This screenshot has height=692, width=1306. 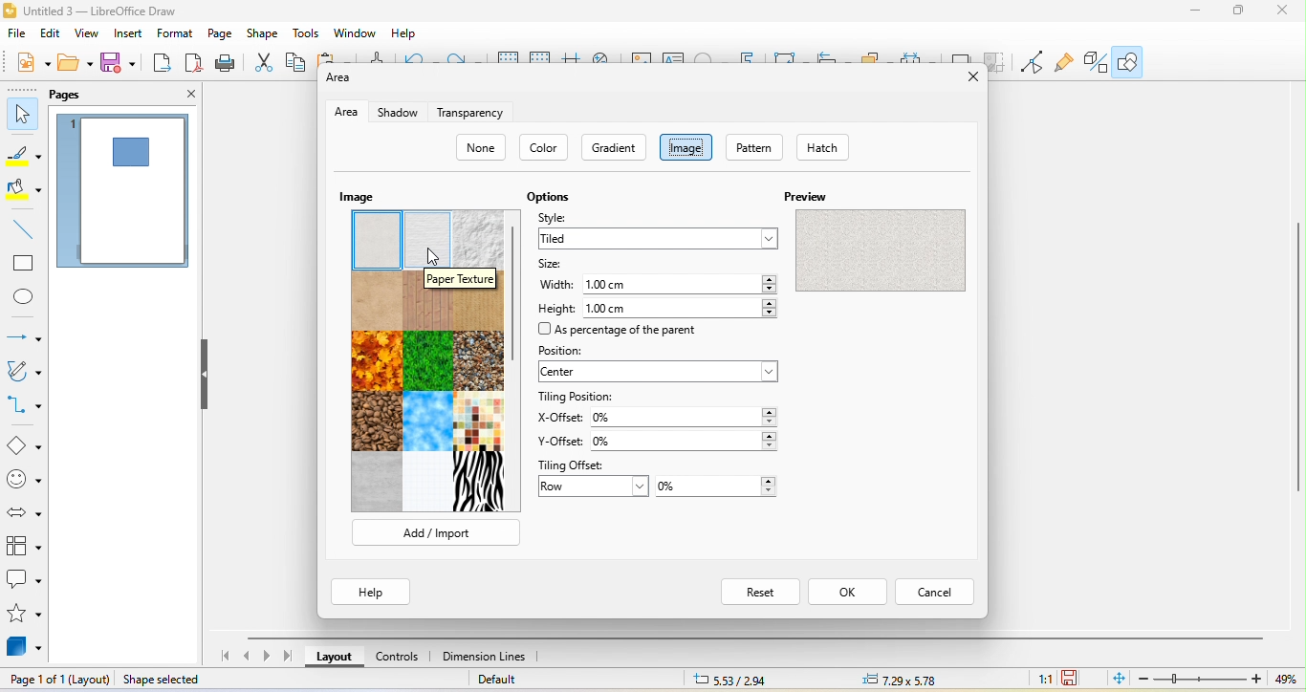 What do you see at coordinates (398, 113) in the screenshot?
I see `shadow` at bounding box center [398, 113].